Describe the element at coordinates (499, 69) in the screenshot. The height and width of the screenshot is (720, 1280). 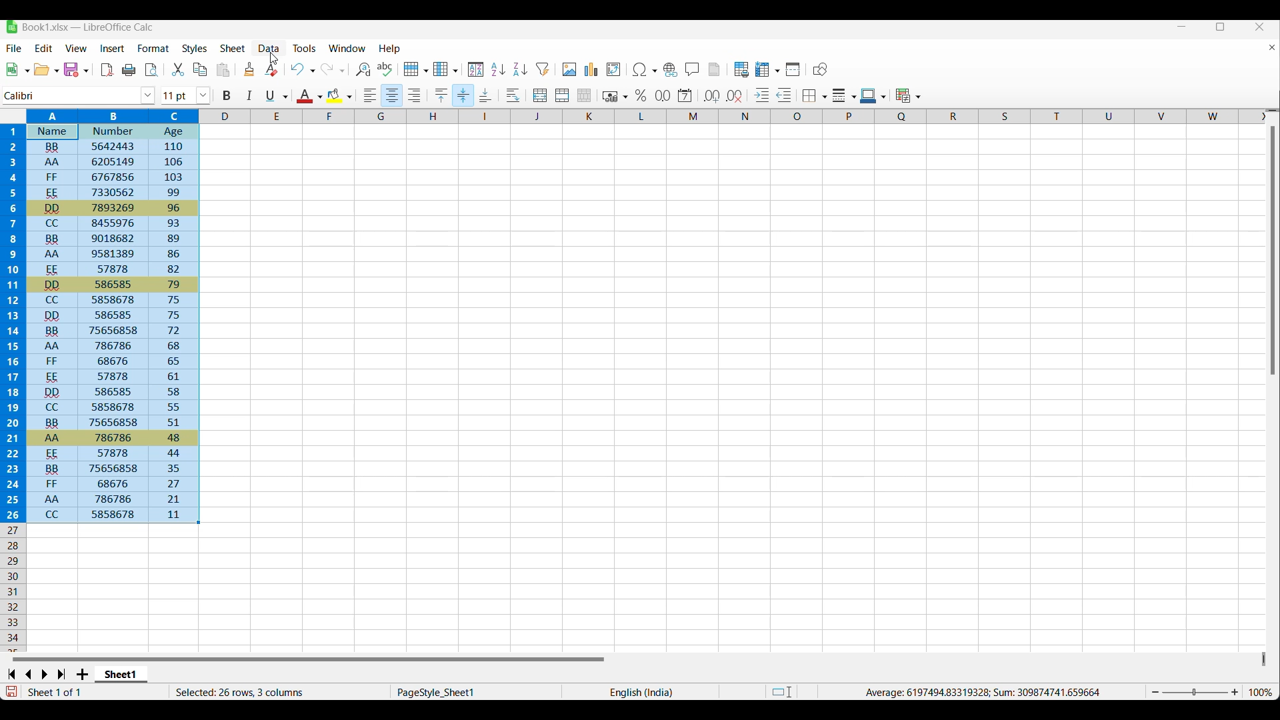
I see `Sort ascending` at that location.